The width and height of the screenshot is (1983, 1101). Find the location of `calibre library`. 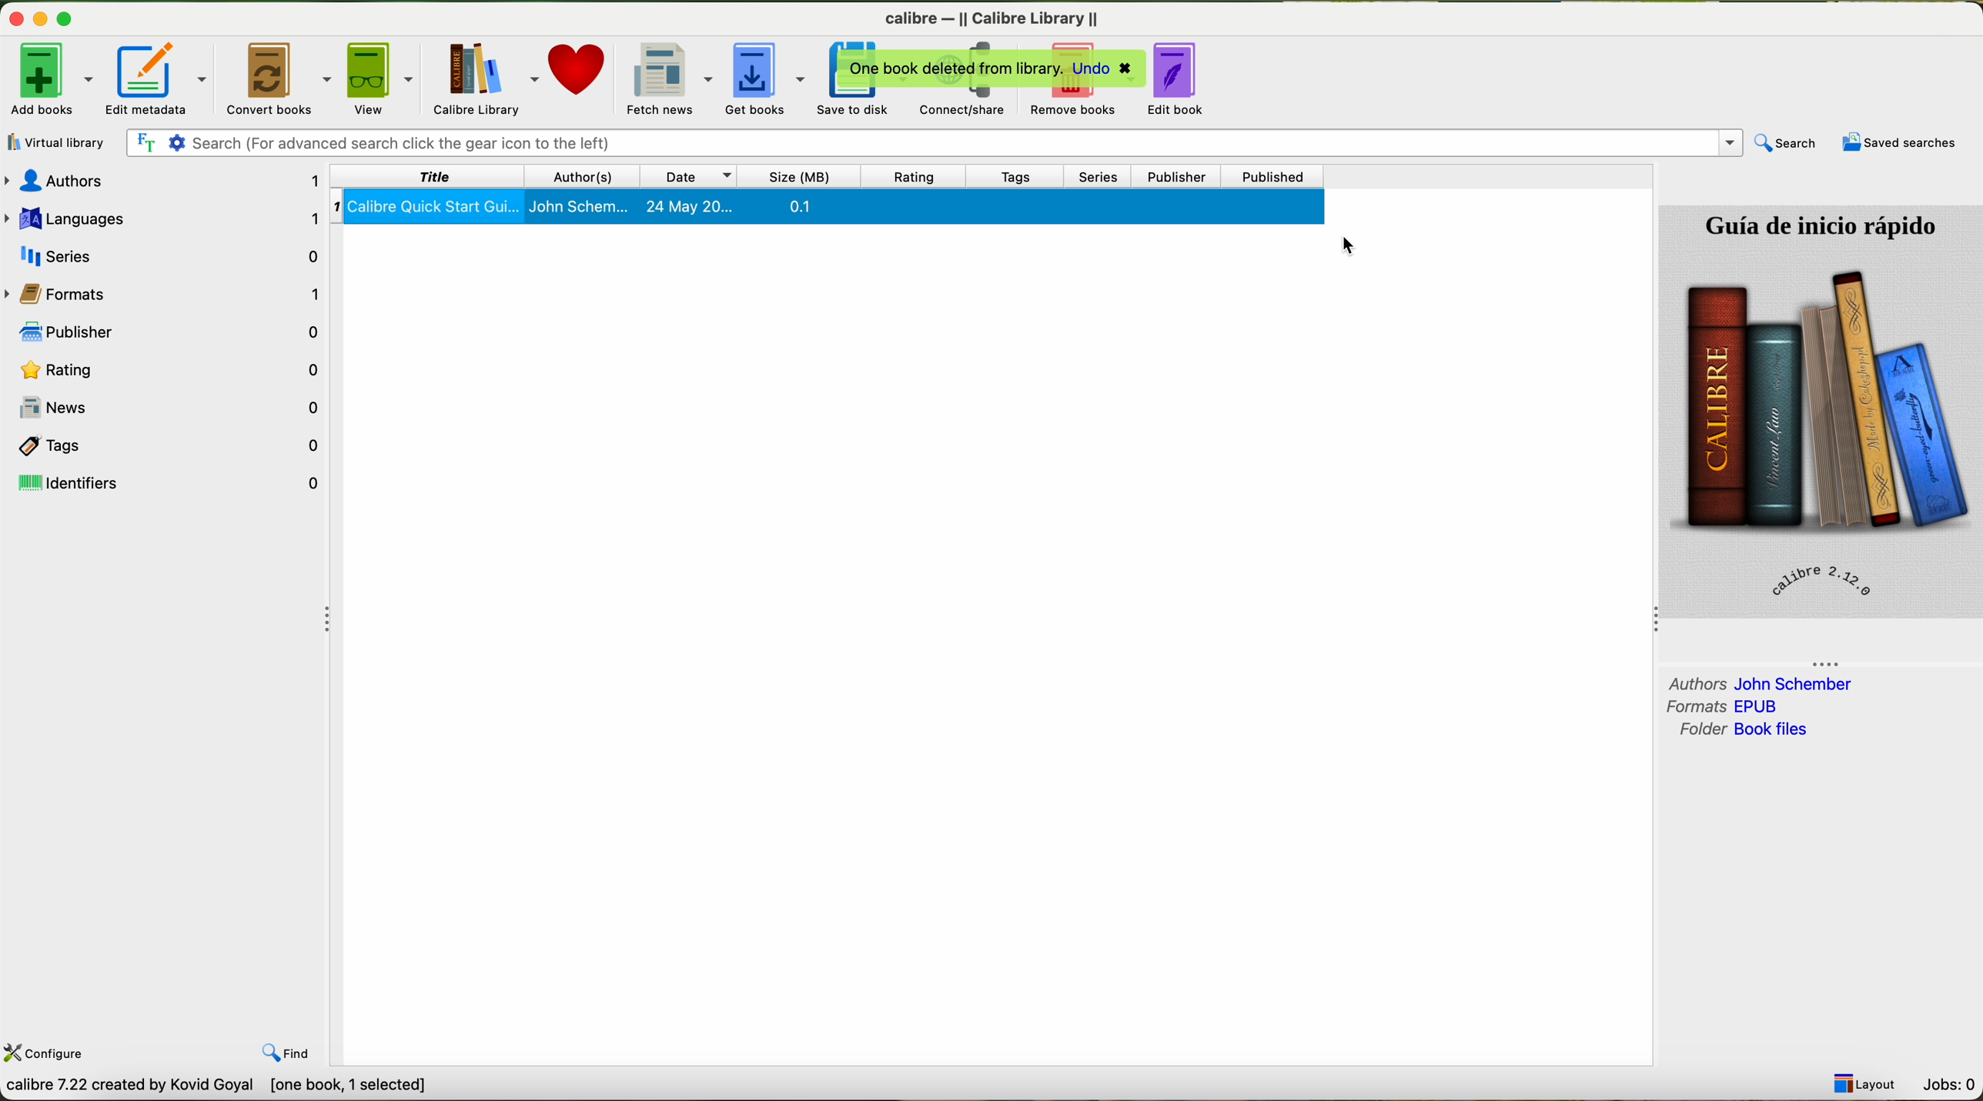

calibre library is located at coordinates (483, 78).